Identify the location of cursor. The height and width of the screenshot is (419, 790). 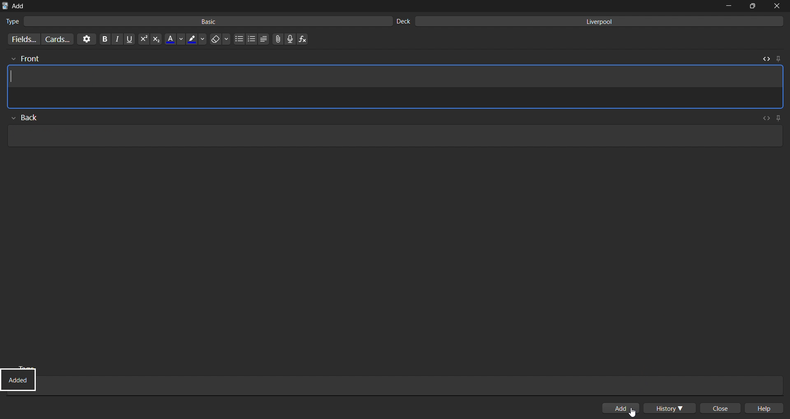
(632, 413).